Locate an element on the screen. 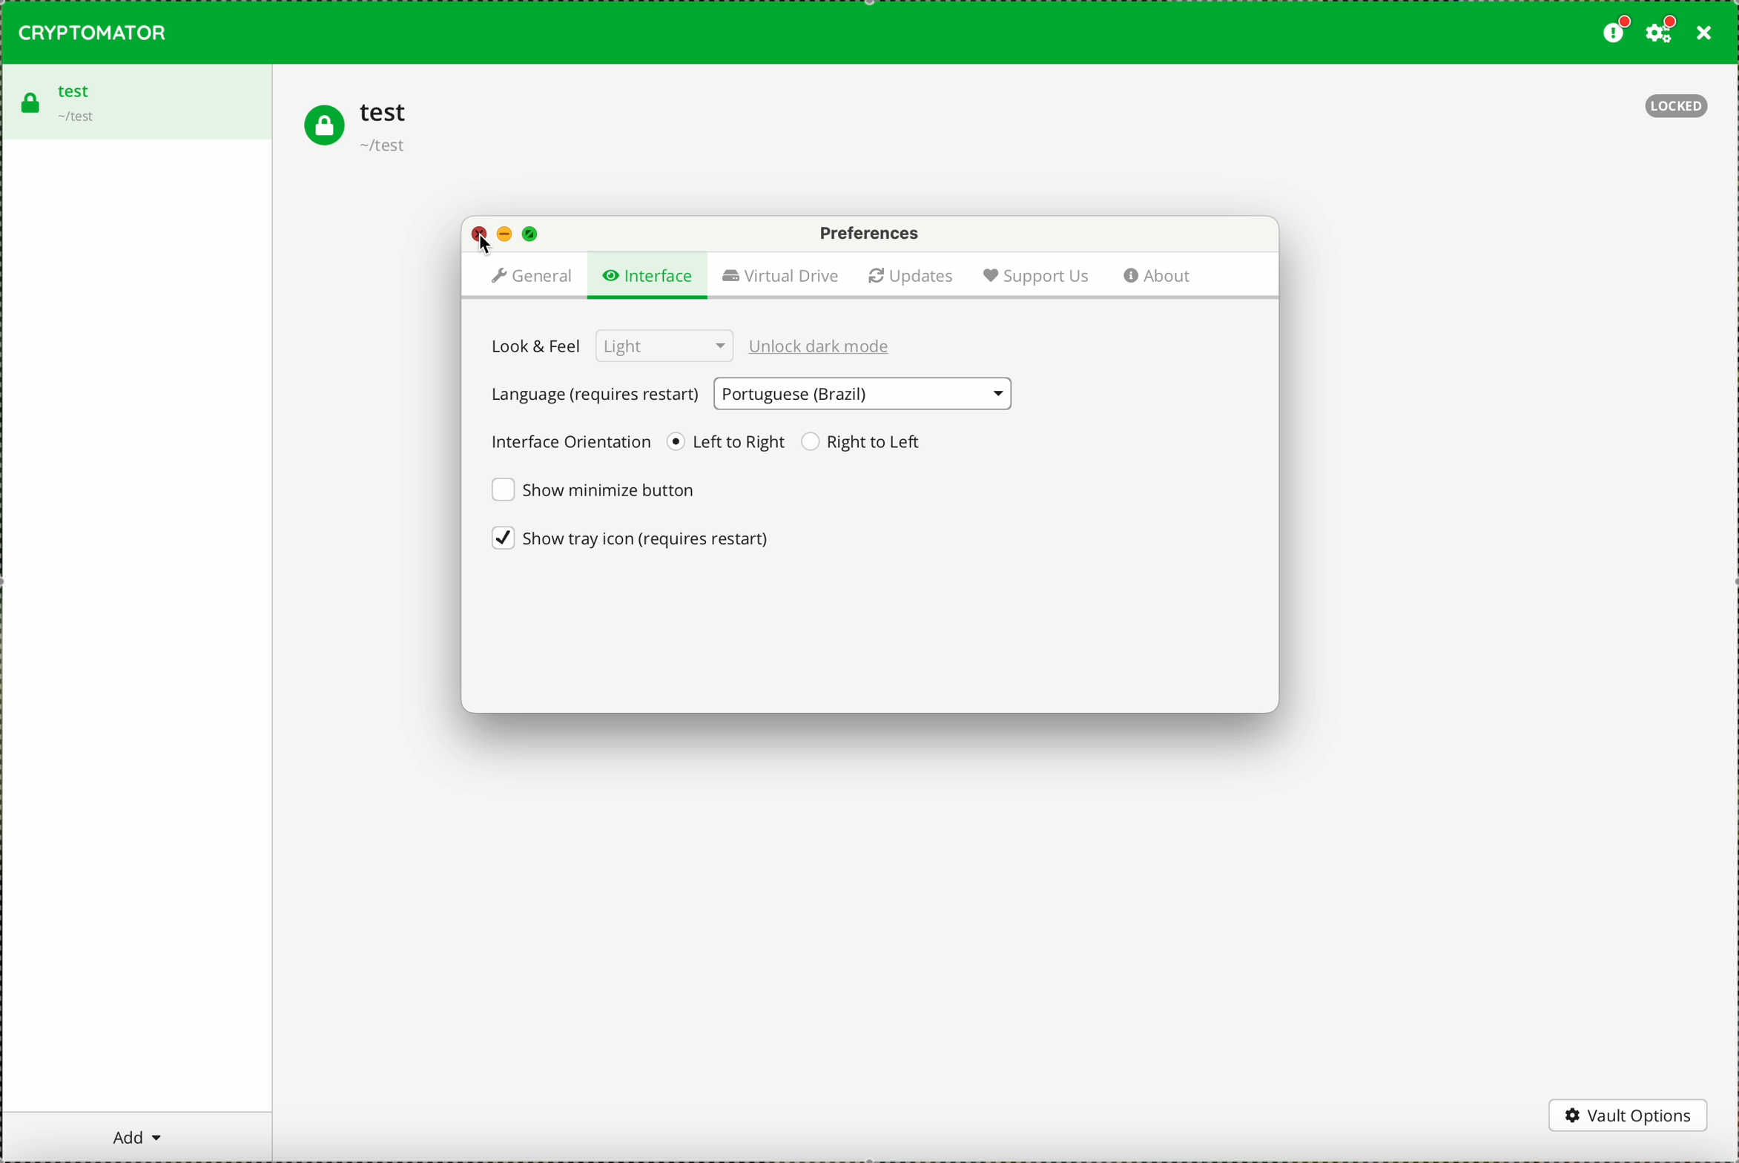 The height and width of the screenshot is (1163, 1739). close  is located at coordinates (478, 233).